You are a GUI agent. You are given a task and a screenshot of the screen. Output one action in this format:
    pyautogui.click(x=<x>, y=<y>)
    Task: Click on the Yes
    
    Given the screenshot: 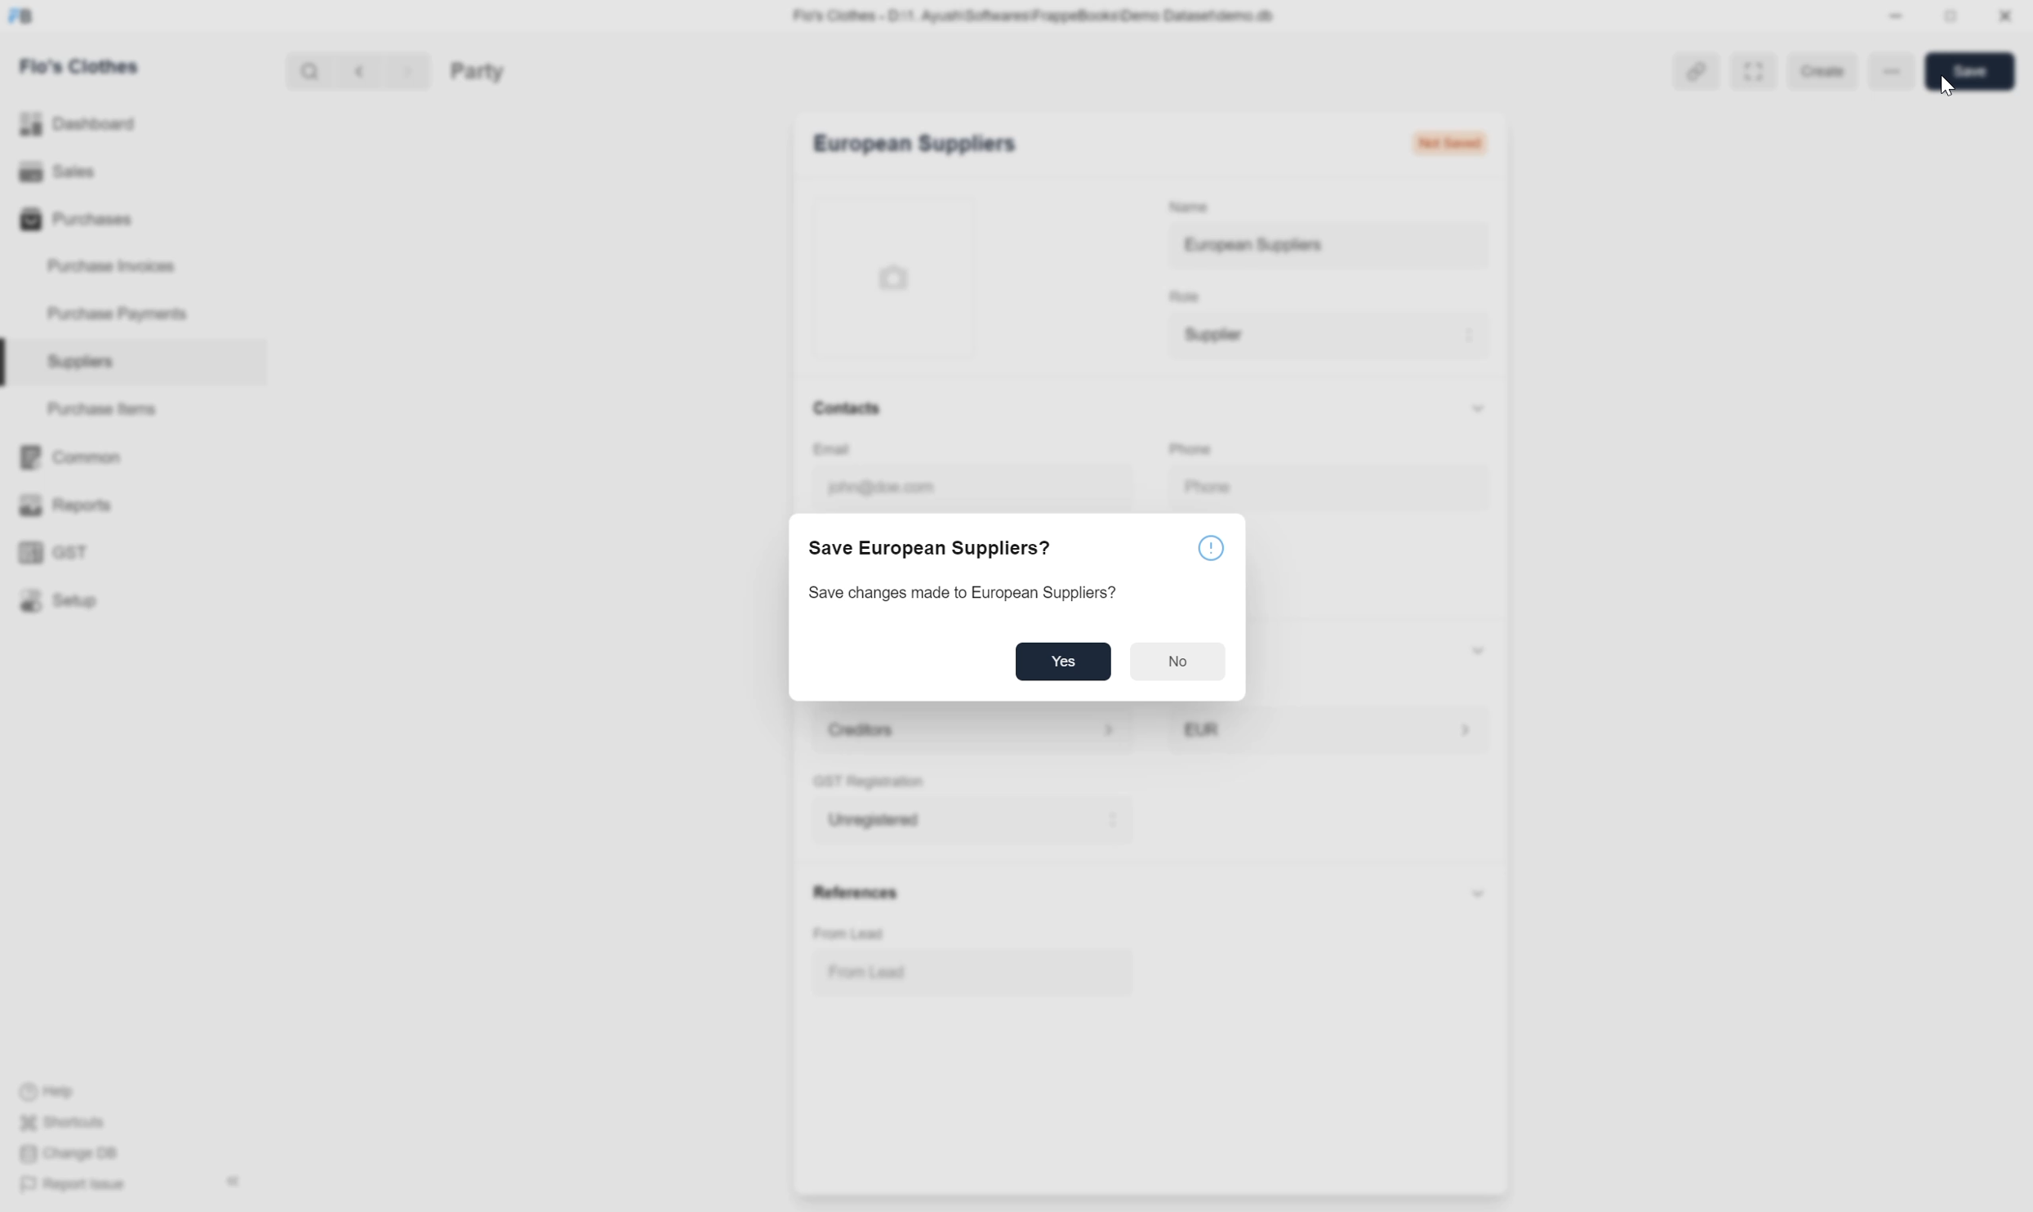 What is the action you would take?
    pyautogui.click(x=1062, y=658)
    